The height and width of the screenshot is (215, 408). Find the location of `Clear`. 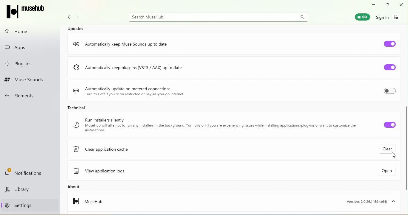

Clear is located at coordinates (389, 148).